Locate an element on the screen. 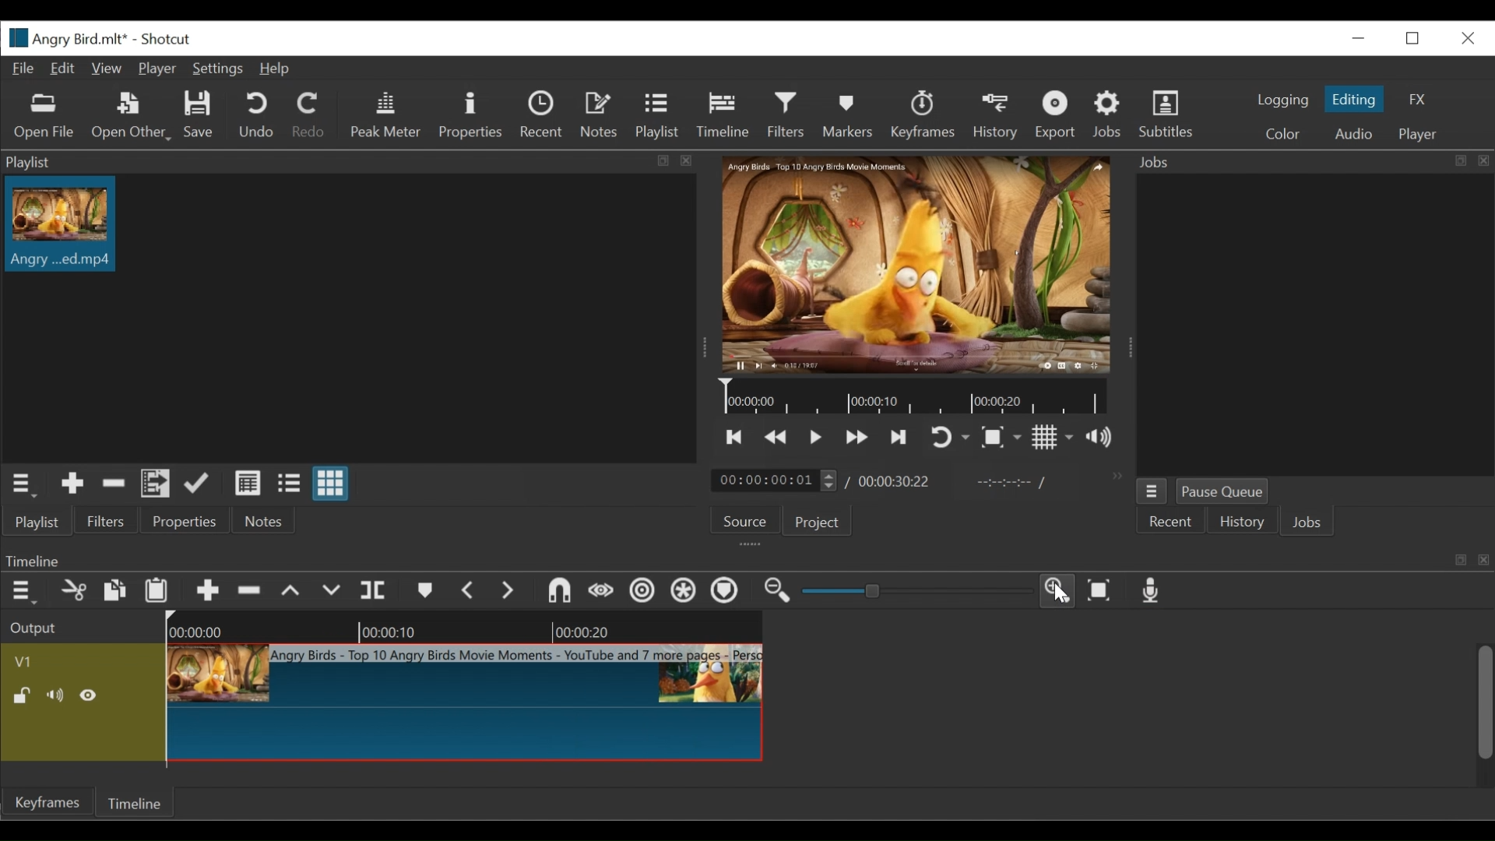 The image size is (1495, 841). Split playhead is located at coordinates (375, 591).